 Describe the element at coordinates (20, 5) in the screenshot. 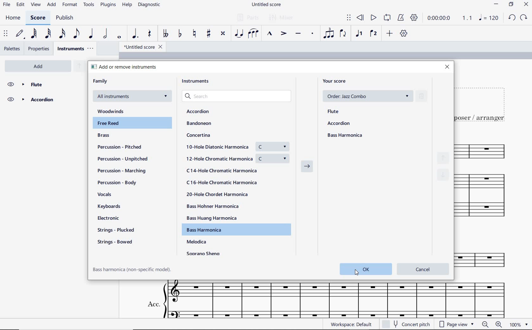

I see `EDIT` at that location.